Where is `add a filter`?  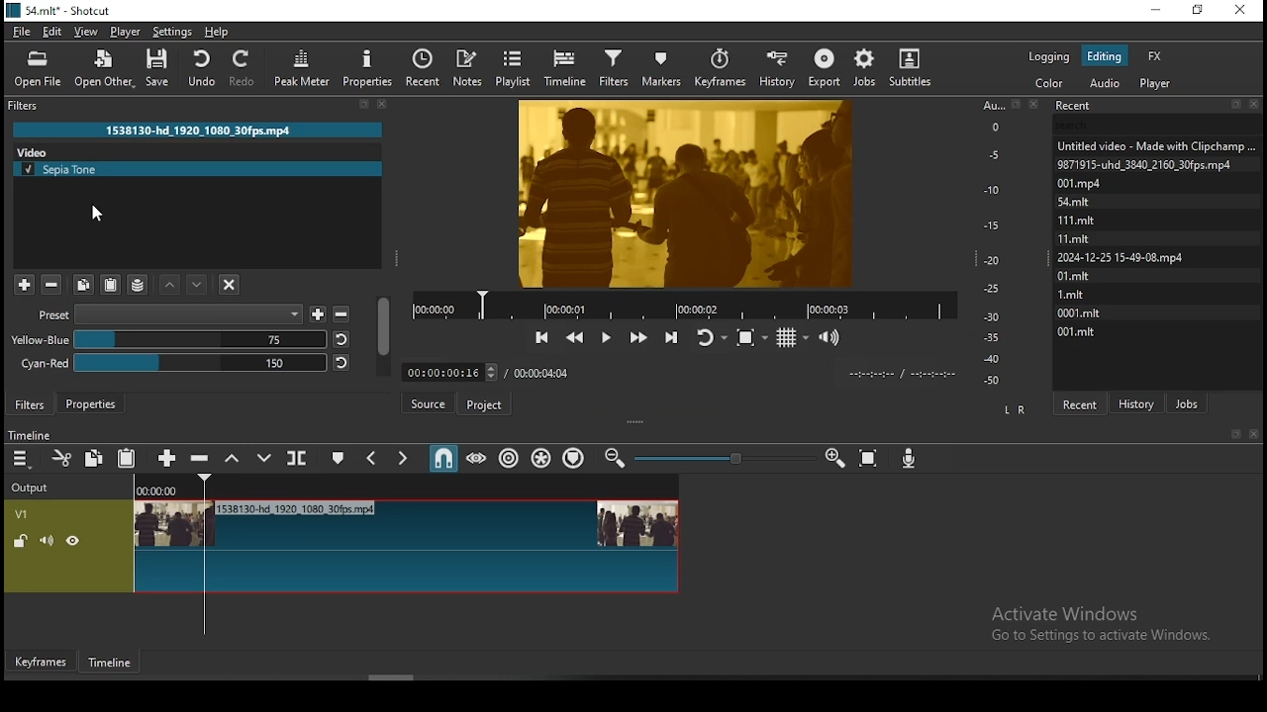 add a filter is located at coordinates (23, 285).